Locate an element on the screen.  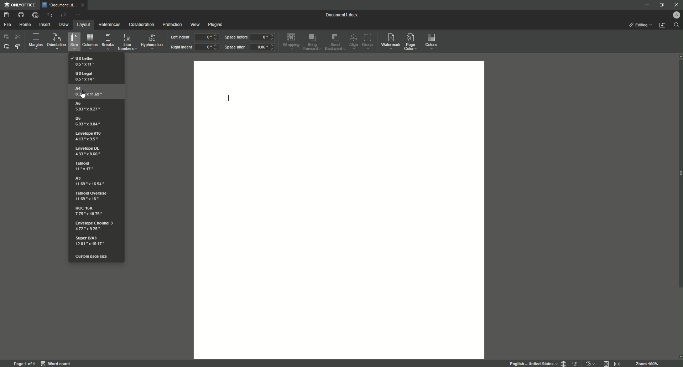
Plugins is located at coordinates (217, 25).